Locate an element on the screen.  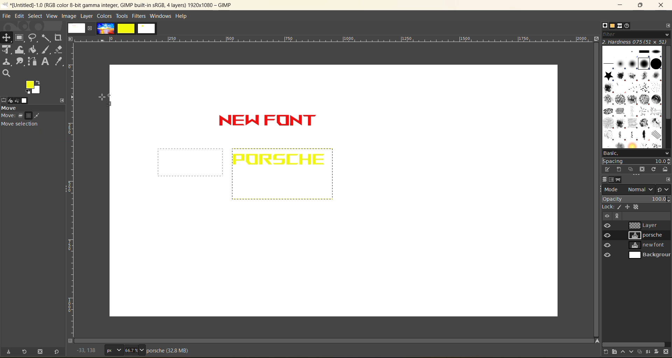
clone tool is located at coordinates (7, 62).